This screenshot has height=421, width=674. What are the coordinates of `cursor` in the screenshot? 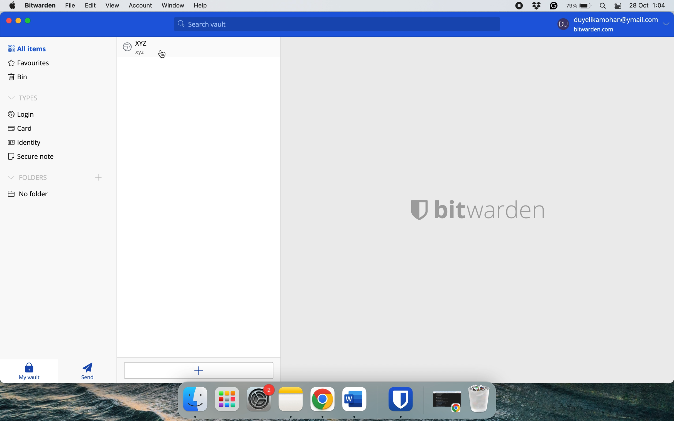 It's located at (162, 55).